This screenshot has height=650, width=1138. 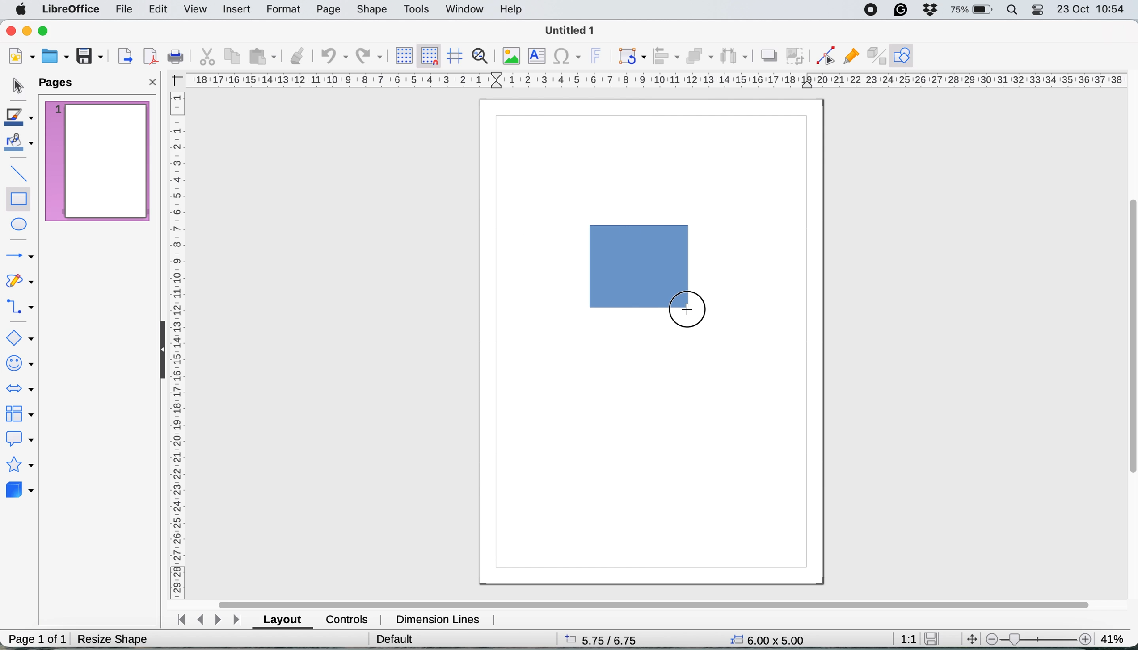 I want to click on flowchart, so click(x=20, y=414).